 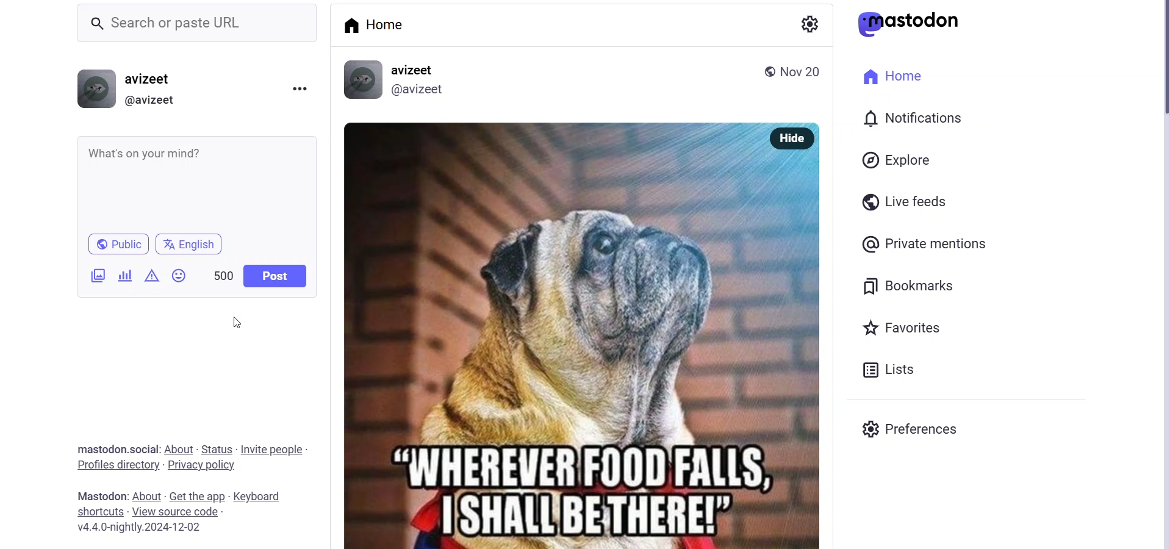 I want to click on posted picture, so click(x=553, y=337).